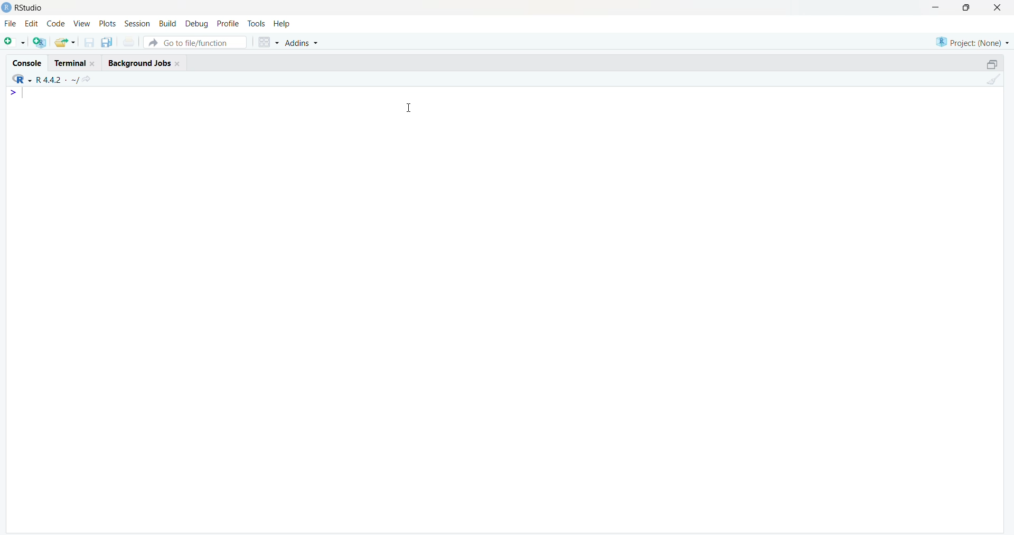 The height and width of the screenshot is (535, 1014). I want to click on debug, so click(196, 25).